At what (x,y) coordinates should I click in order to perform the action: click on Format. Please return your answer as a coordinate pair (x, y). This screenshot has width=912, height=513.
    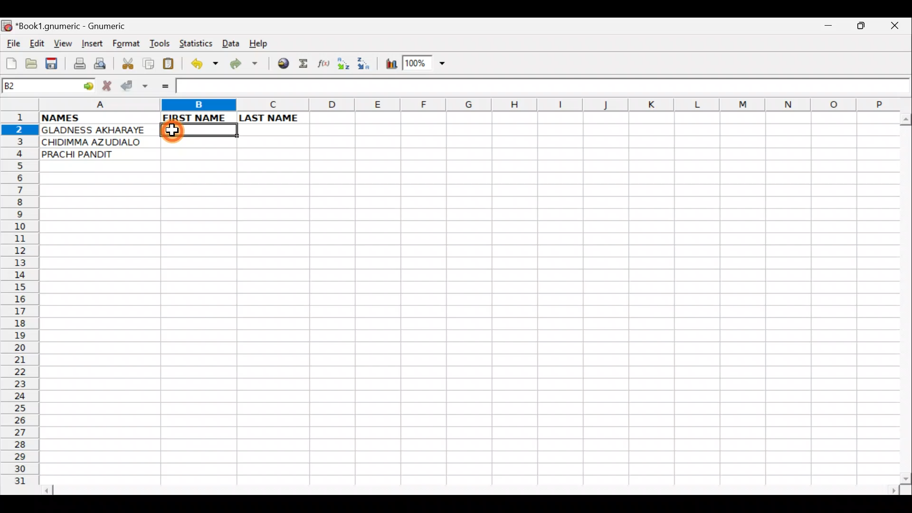
    Looking at the image, I should click on (128, 45).